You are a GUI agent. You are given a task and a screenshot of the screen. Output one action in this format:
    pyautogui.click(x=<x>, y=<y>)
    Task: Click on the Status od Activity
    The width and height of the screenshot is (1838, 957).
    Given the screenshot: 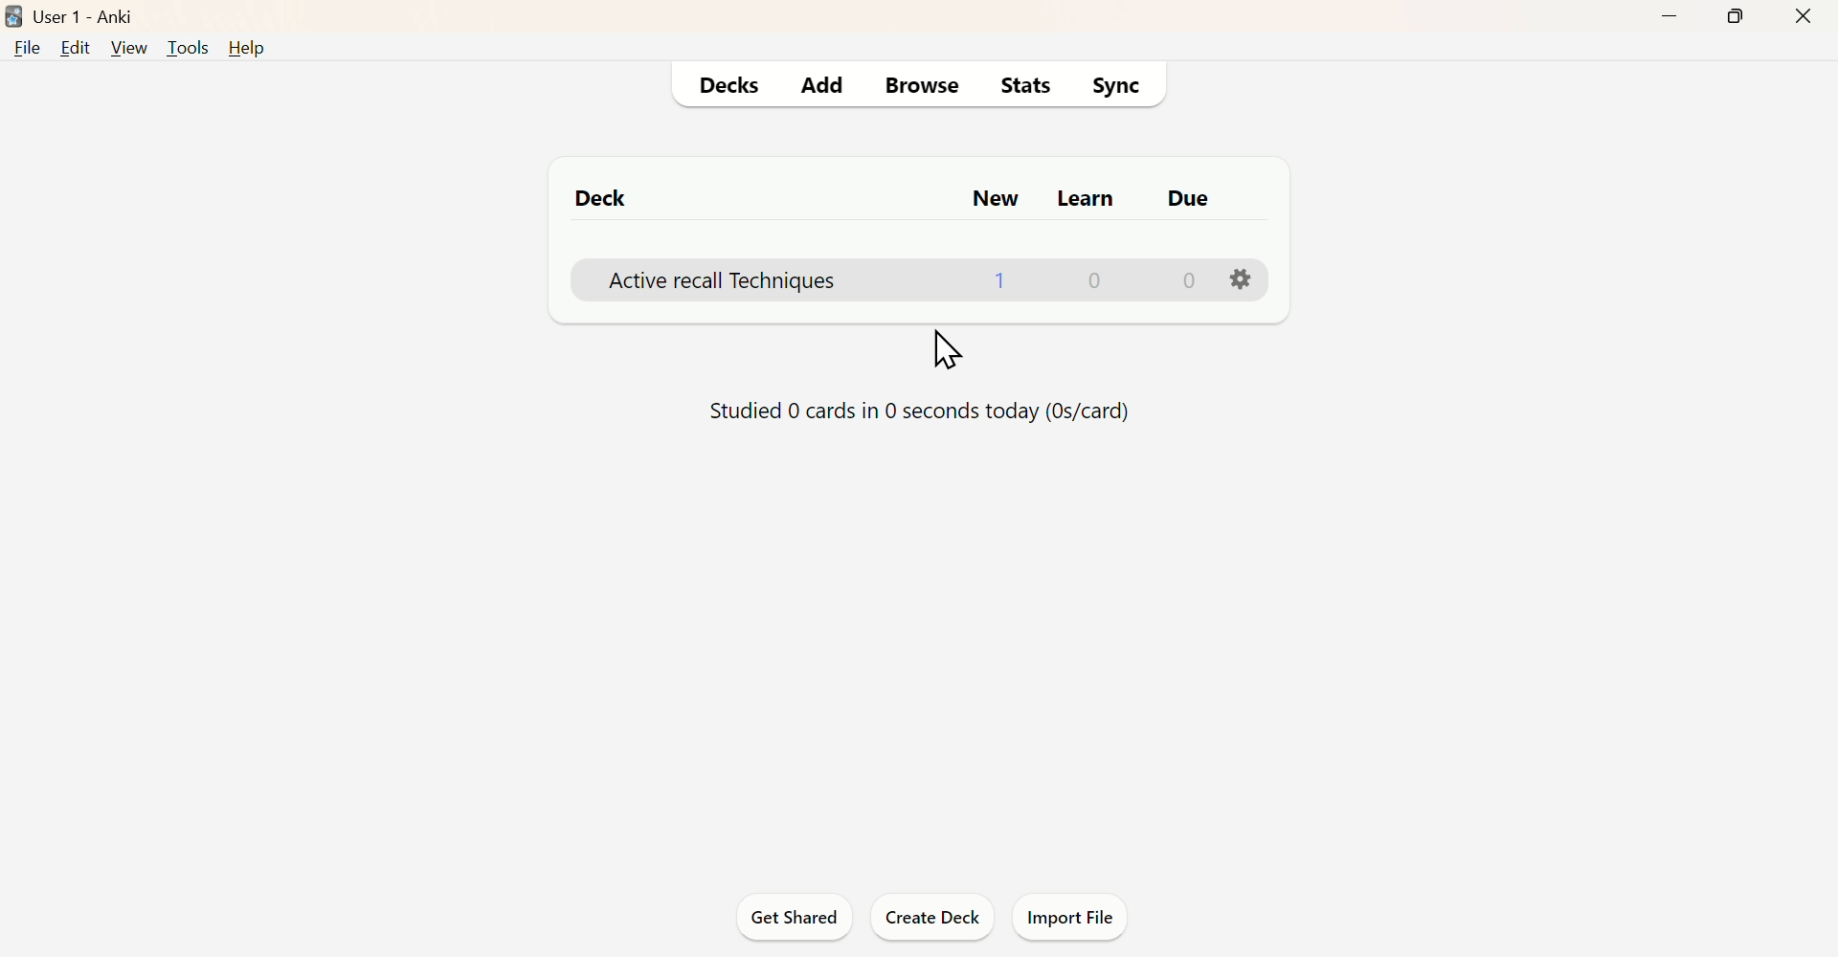 What is the action you would take?
    pyautogui.click(x=924, y=411)
    